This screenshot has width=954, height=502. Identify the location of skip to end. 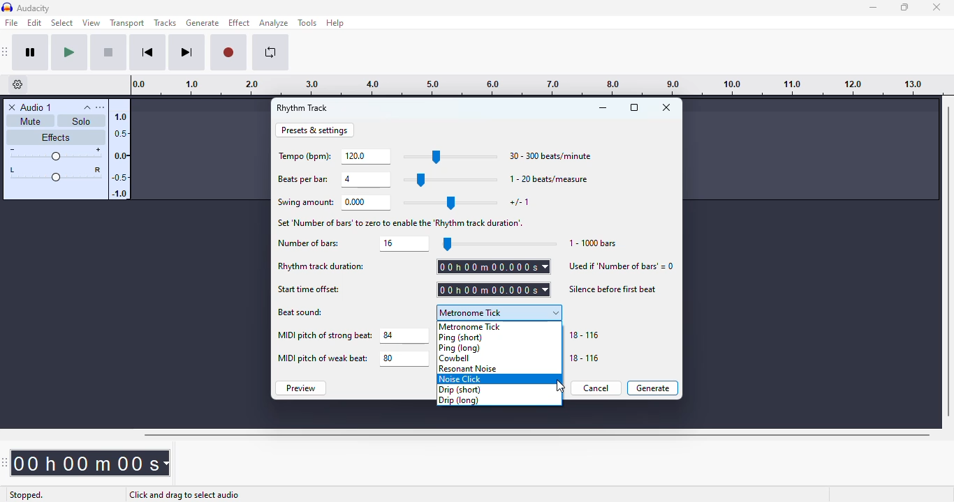
(186, 53).